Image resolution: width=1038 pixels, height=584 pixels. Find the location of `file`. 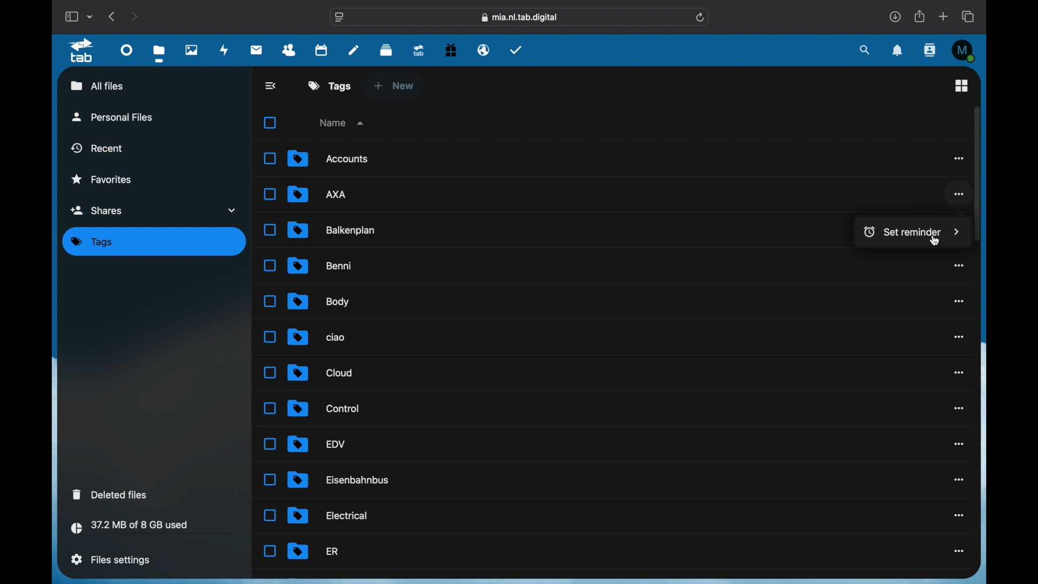

file is located at coordinates (318, 302).